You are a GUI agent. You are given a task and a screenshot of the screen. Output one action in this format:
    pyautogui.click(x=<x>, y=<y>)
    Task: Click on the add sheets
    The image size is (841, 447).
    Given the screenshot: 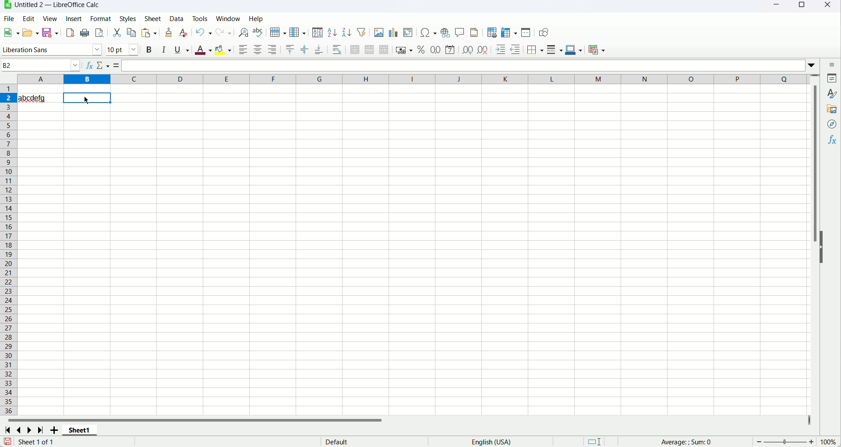 What is the action you would take?
    pyautogui.click(x=53, y=429)
    